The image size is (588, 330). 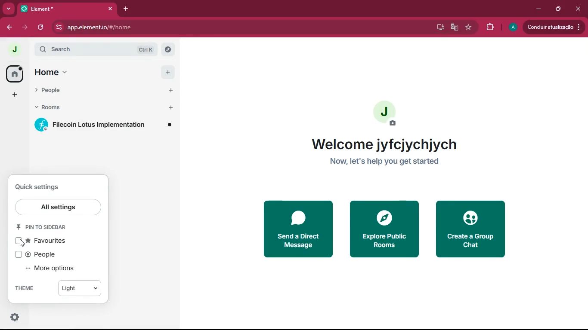 I want to click on maximize, so click(x=558, y=9).